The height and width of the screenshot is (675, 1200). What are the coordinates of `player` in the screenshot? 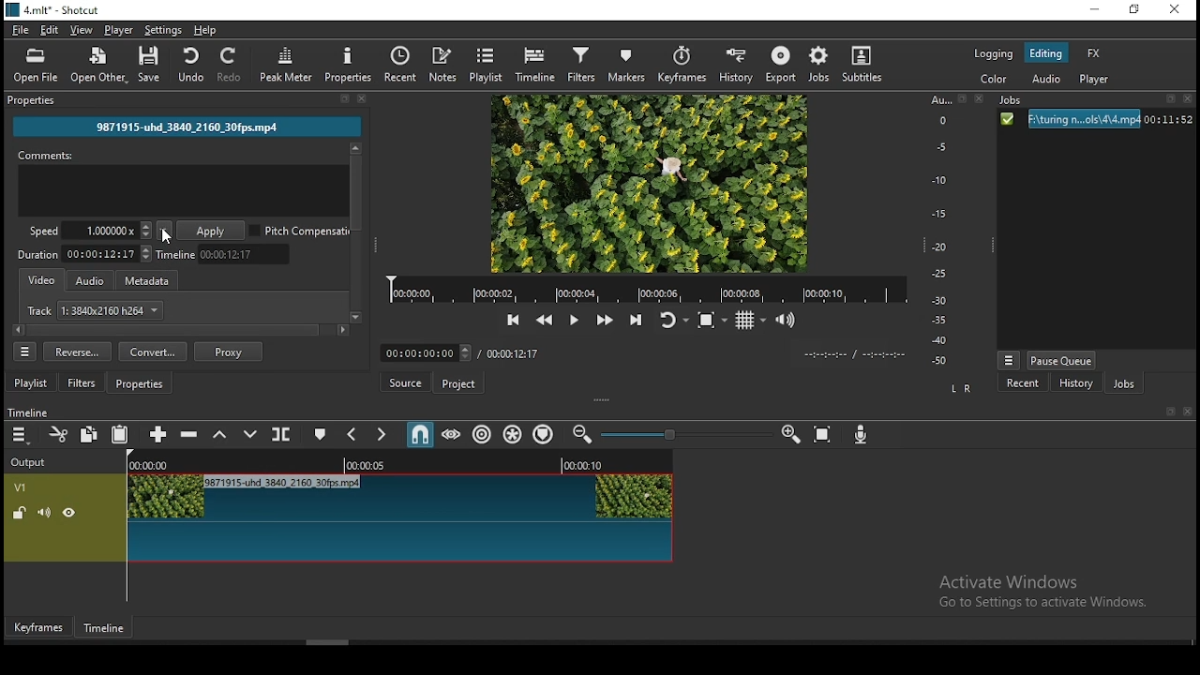 It's located at (1095, 80).